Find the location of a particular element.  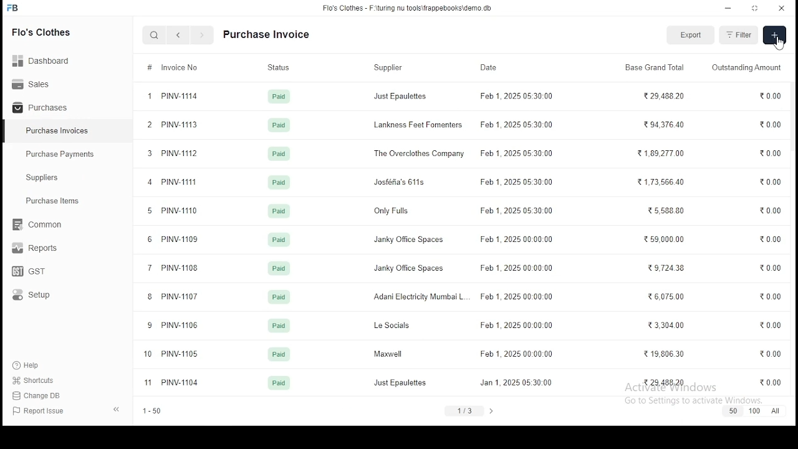

10 is located at coordinates (148, 354).